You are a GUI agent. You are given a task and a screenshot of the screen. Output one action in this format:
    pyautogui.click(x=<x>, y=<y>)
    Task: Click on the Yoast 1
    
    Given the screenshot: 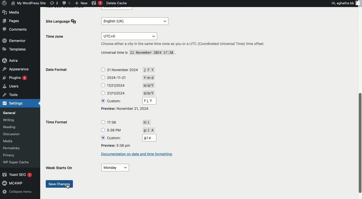 What is the action you would take?
    pyautogui.click(x=96, y=3)
    